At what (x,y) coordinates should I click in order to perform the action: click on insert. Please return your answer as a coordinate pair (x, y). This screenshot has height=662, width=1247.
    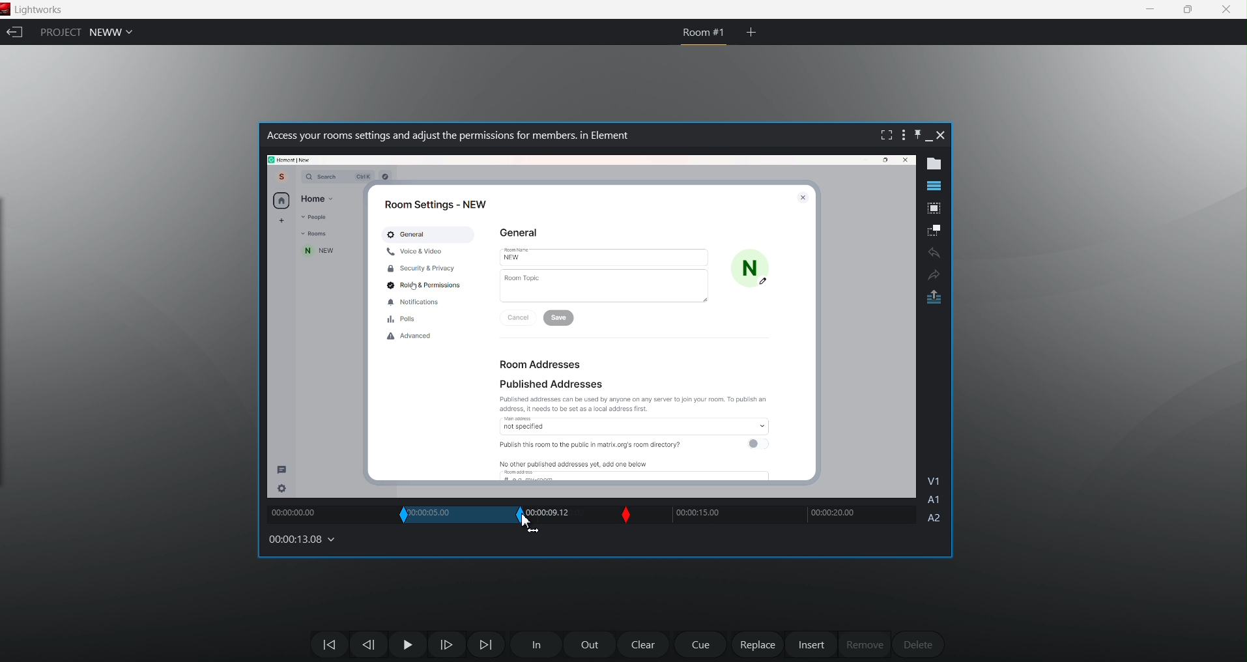
    Looking at the image, I should click on (812, 644).